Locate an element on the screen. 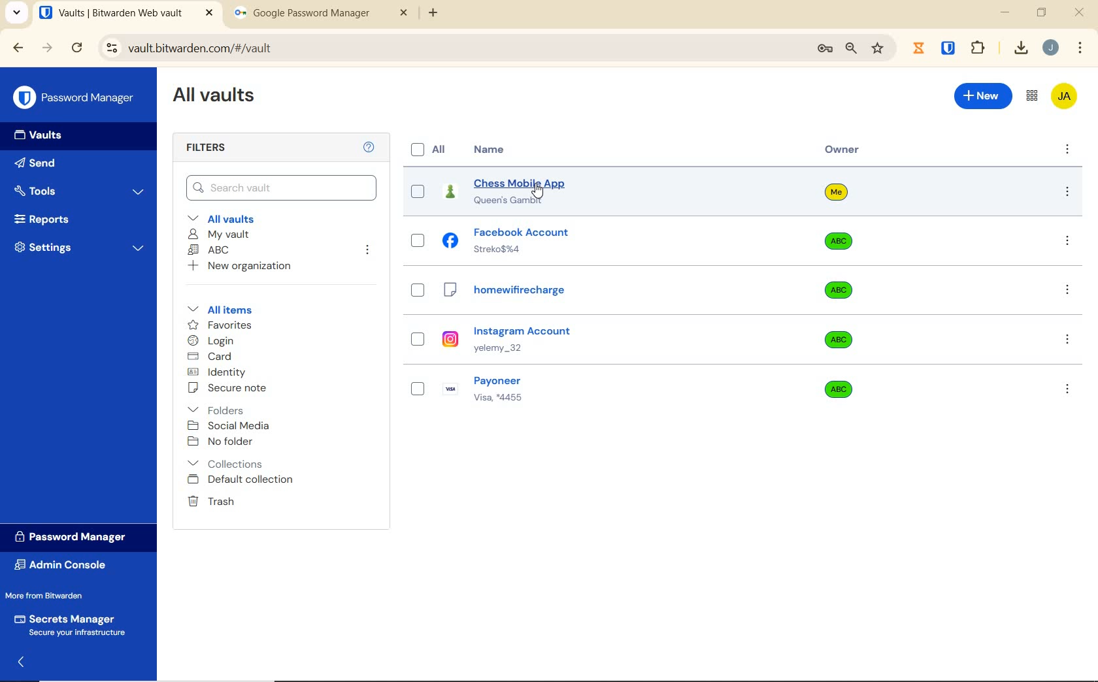 This screenshot has height=682, width=1098. toggle between admin console and password manager is located at coordinates (1031, 95).